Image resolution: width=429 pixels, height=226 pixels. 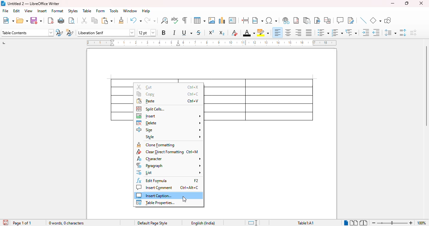 What do you see at coordinates (363, 20) in the screenshot?
I see `insert line` at bounding box center [363, 20].